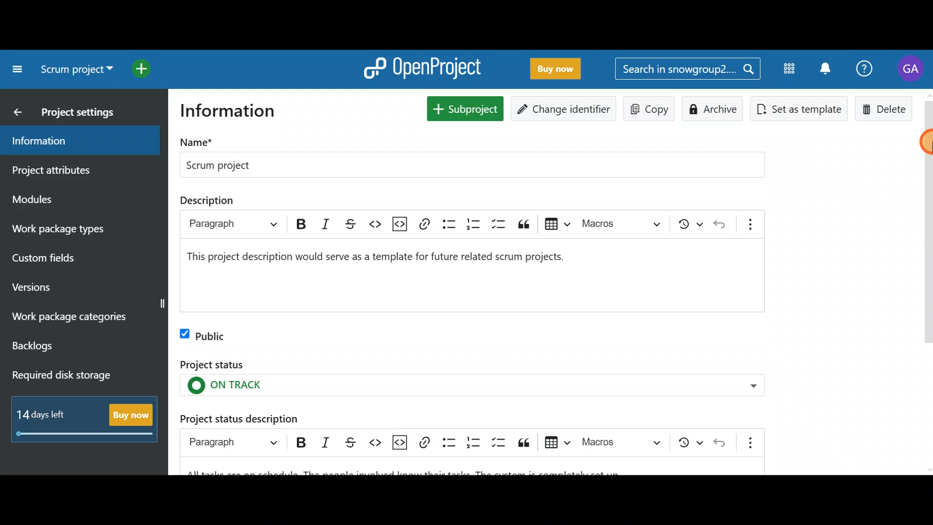 The height and width of the screenshot is (525, 933). What do you see at coordinates (386, 261) in the screenshot?
I see `project description` at bounding box center [386, 261].